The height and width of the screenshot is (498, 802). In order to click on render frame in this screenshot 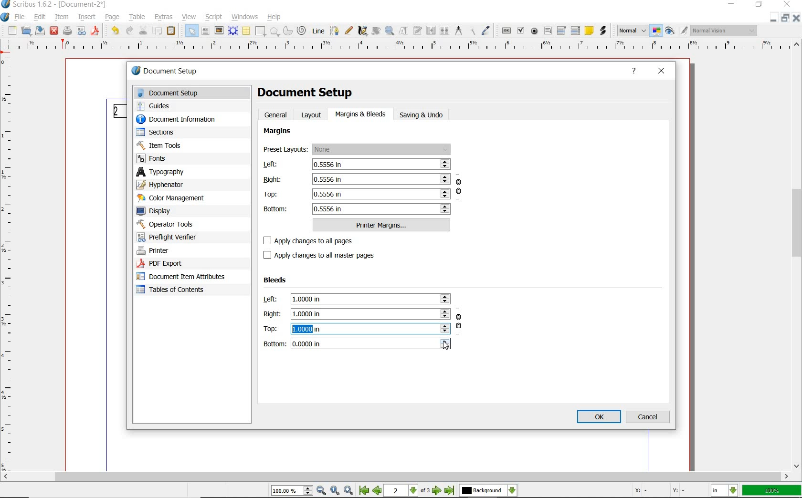, I will do `click(233, 30)`.